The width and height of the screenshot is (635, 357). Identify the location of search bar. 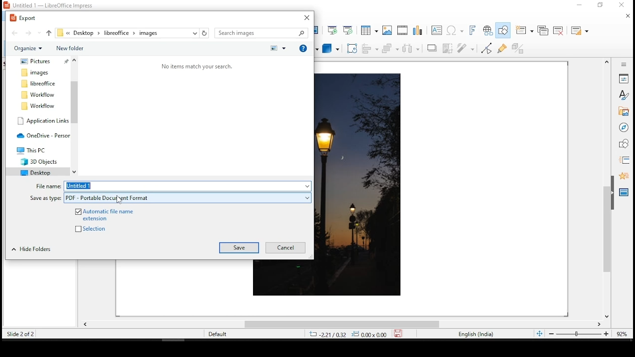
(261, 33).